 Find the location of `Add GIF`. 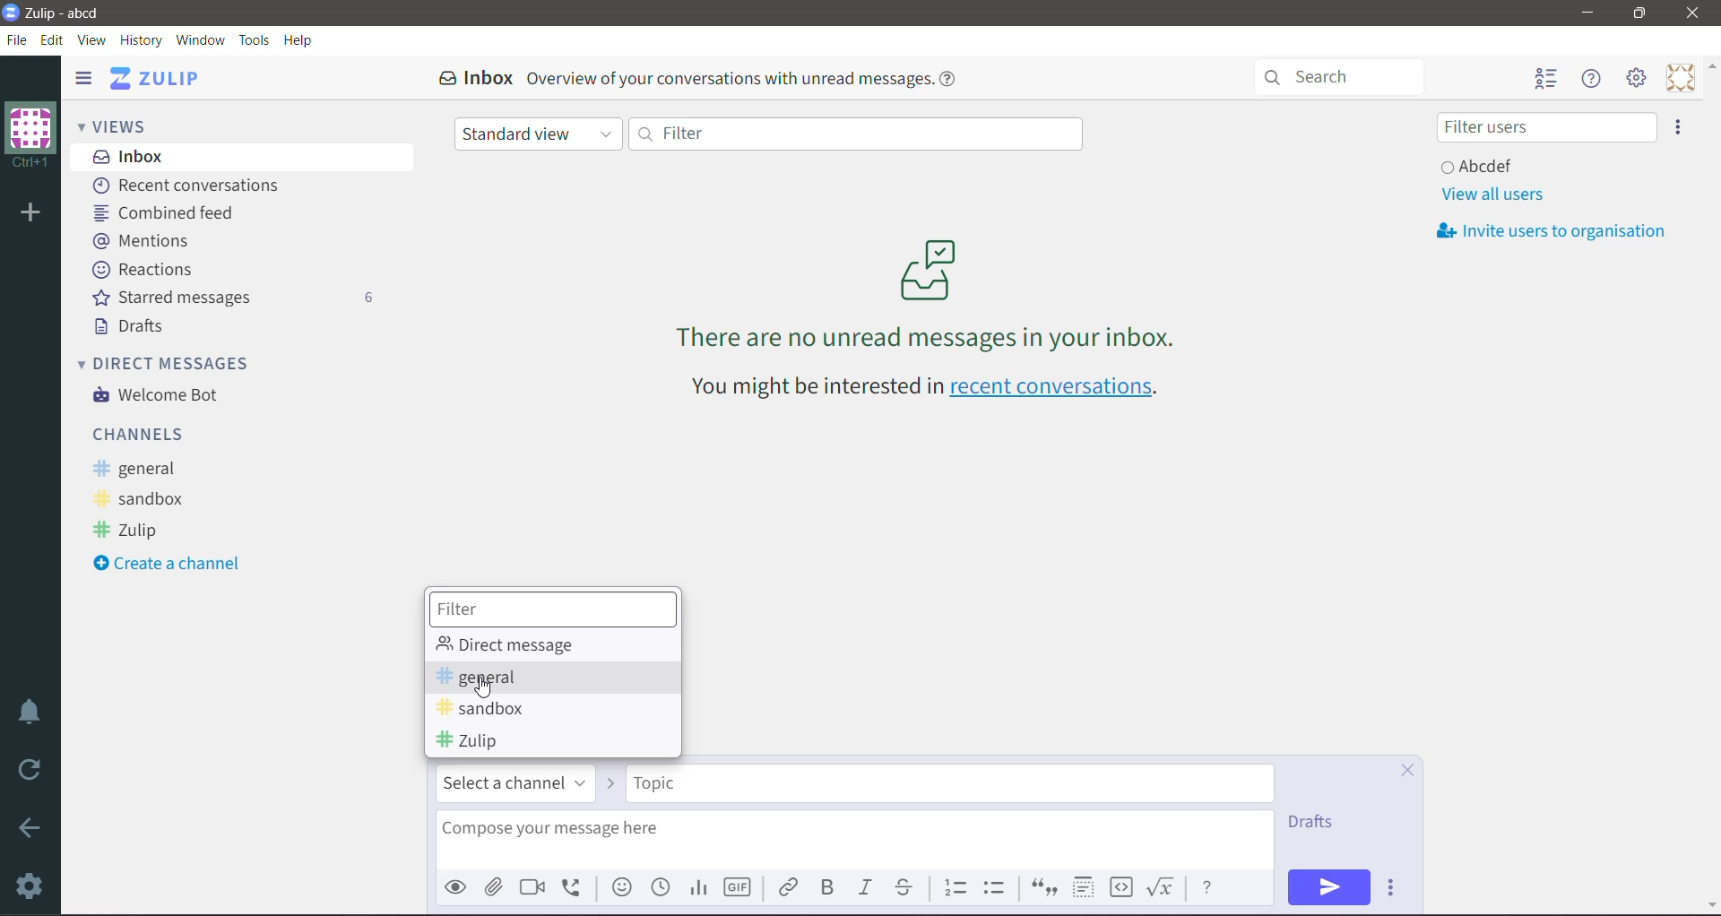

Add GIF is located at coordinates (736, 888).